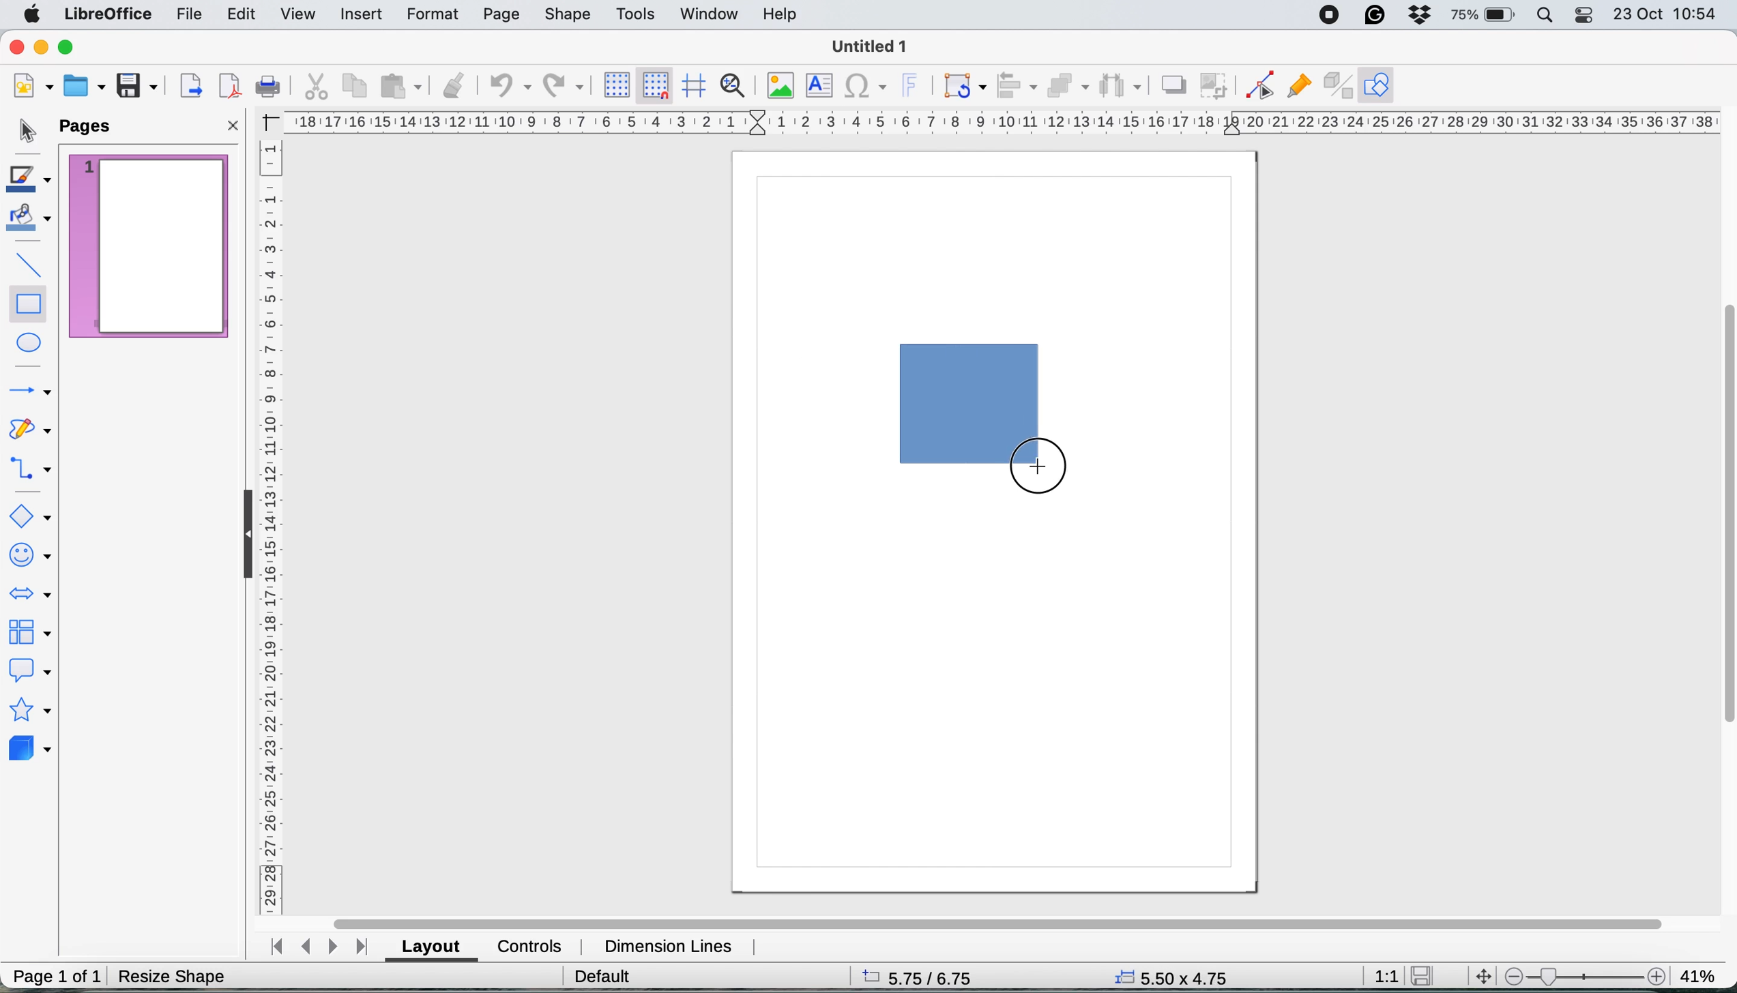 This screenshot has width=1737, height=993. Describe the element at coordinates (29, 392) in the screenshot. I see `lines and arrows` at that location.